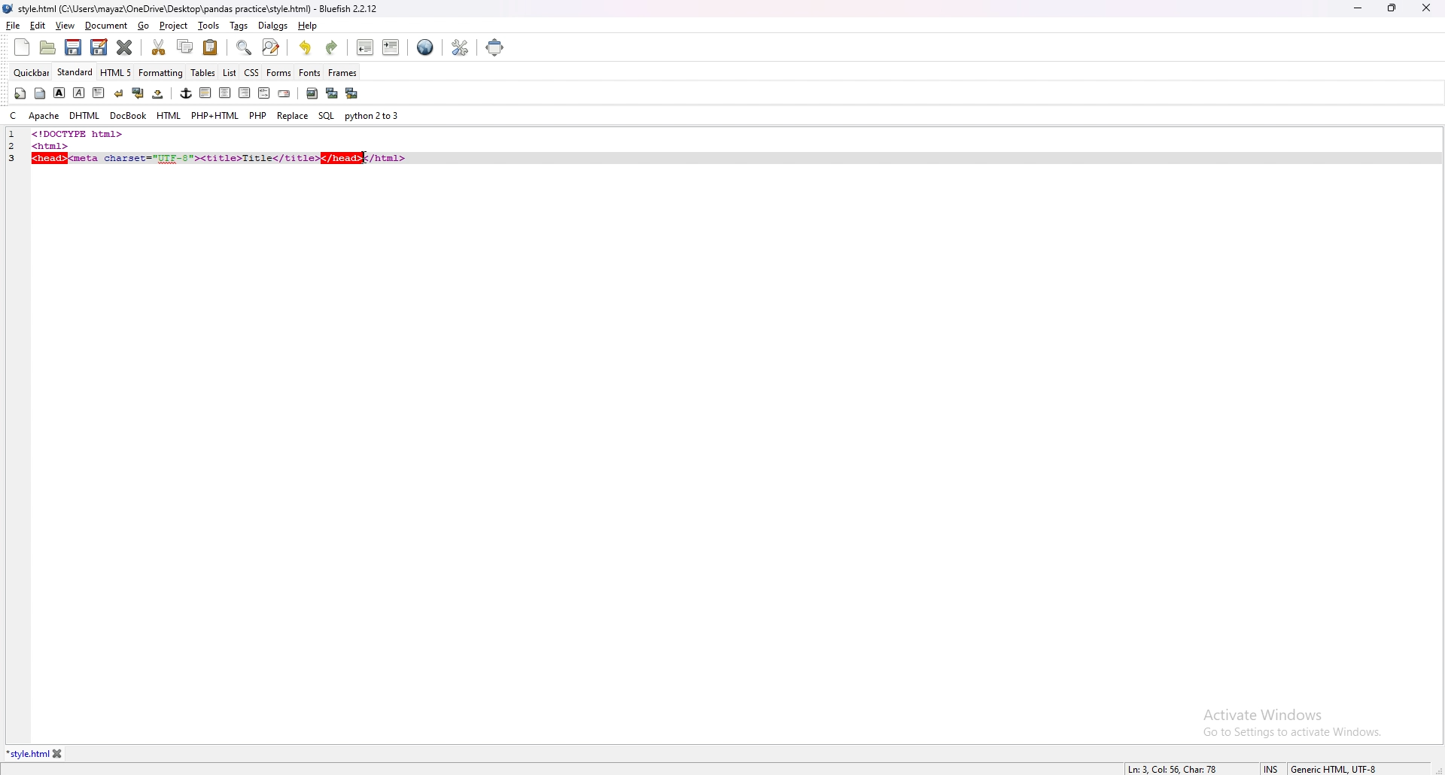  I want to click on code, so click(223, 154).